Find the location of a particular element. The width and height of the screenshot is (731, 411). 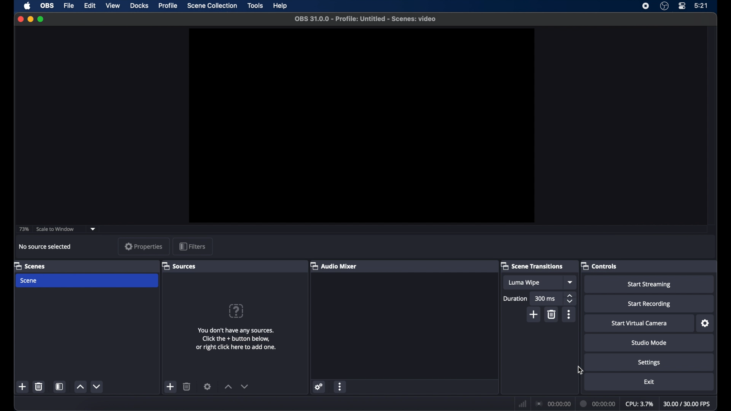

scenes is located at coordinates (30, 266).